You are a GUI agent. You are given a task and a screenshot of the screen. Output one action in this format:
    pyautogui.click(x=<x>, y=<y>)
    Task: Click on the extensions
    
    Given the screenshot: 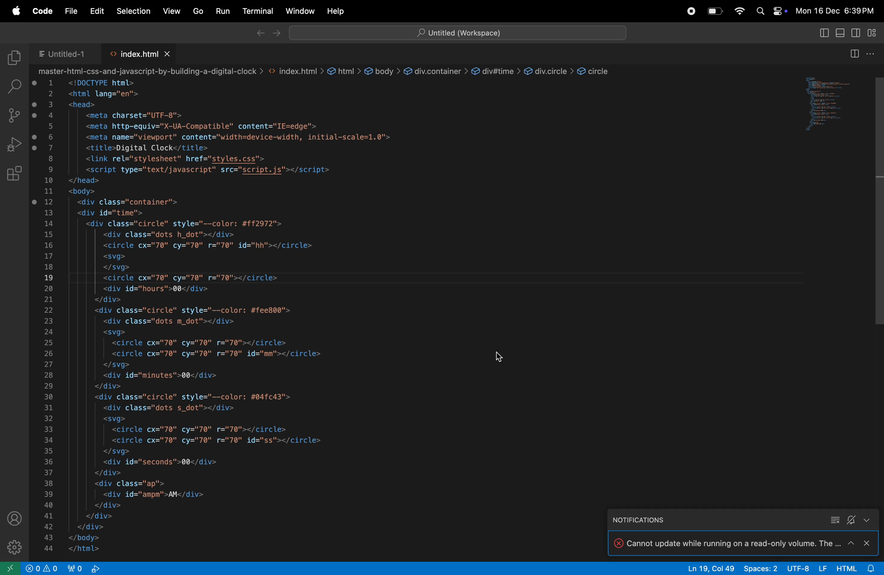 What is the action you would take?
    pyautogui.click(x=17, y=546)
    